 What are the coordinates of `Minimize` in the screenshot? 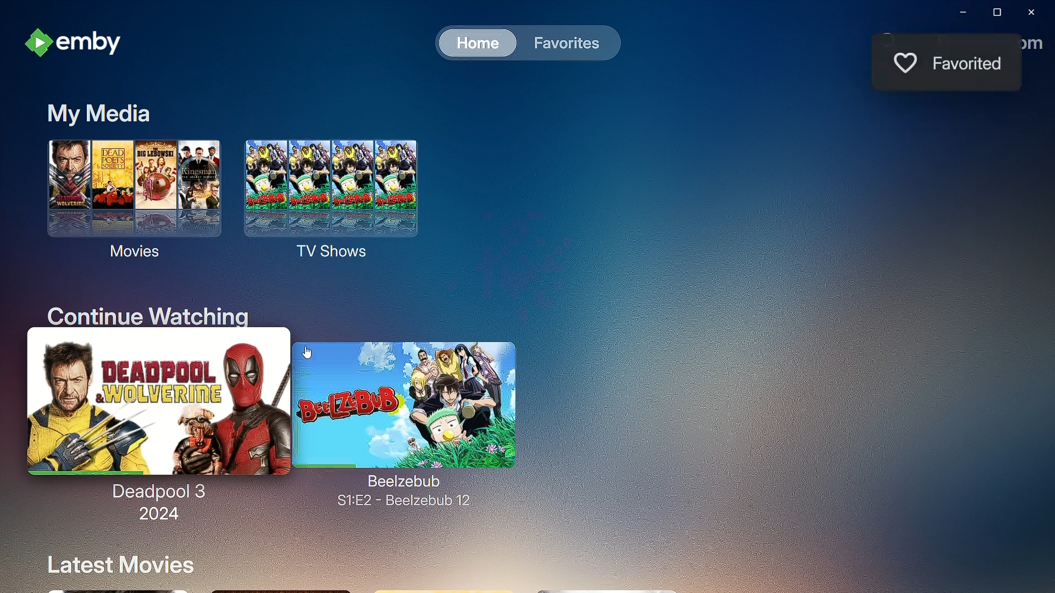 It's located at (956, 15).